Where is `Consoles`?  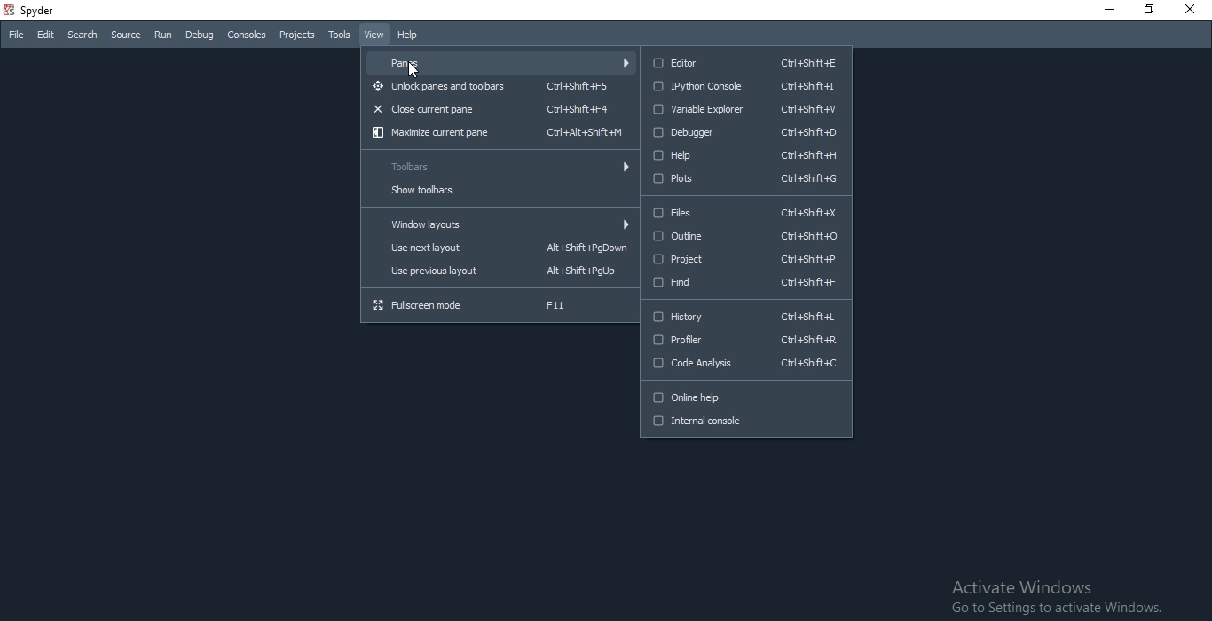 Consoles is located at coordinates (248, 35).